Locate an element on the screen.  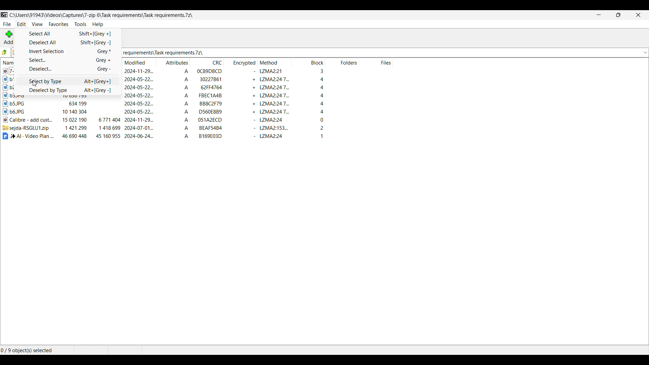
compressed file is located at coordinates (28, 128).